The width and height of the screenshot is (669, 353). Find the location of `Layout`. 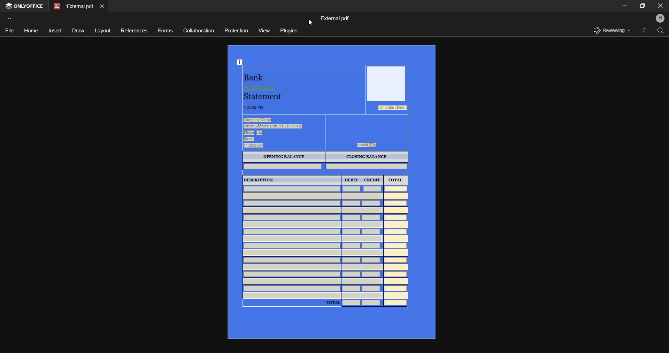

Layout is located at coordinates (101, 30).